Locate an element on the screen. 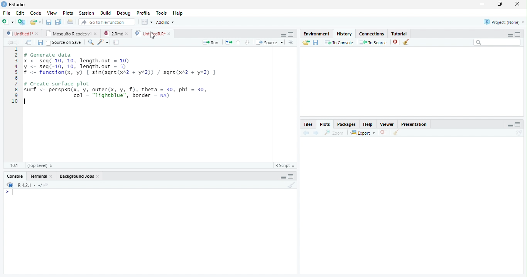 This screenshot has height=277, width=527. Help is located at coordinates (177, 13).